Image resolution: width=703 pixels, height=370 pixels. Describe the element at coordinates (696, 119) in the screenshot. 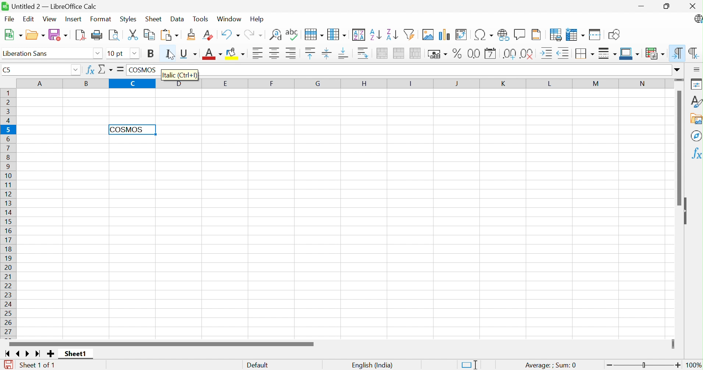

I see `Gallery` at that location.